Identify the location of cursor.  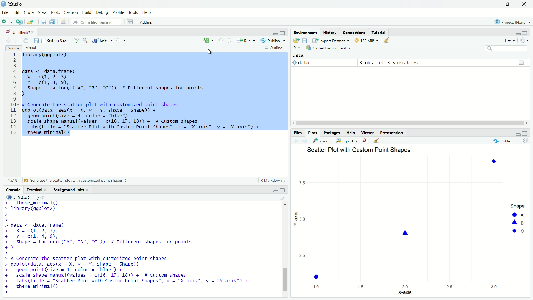
(210, 52).